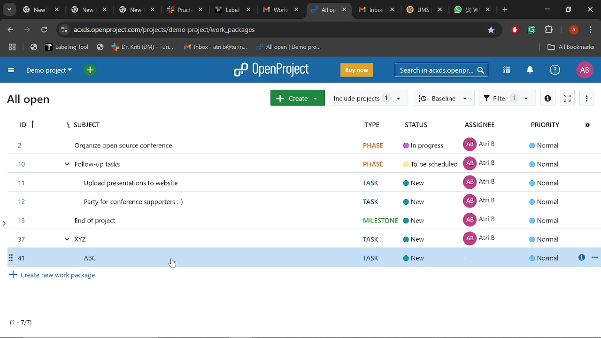 Image resolution: width=601 pixels, height=338 pixels. I want to click on Add new tab, so click(506, 11).